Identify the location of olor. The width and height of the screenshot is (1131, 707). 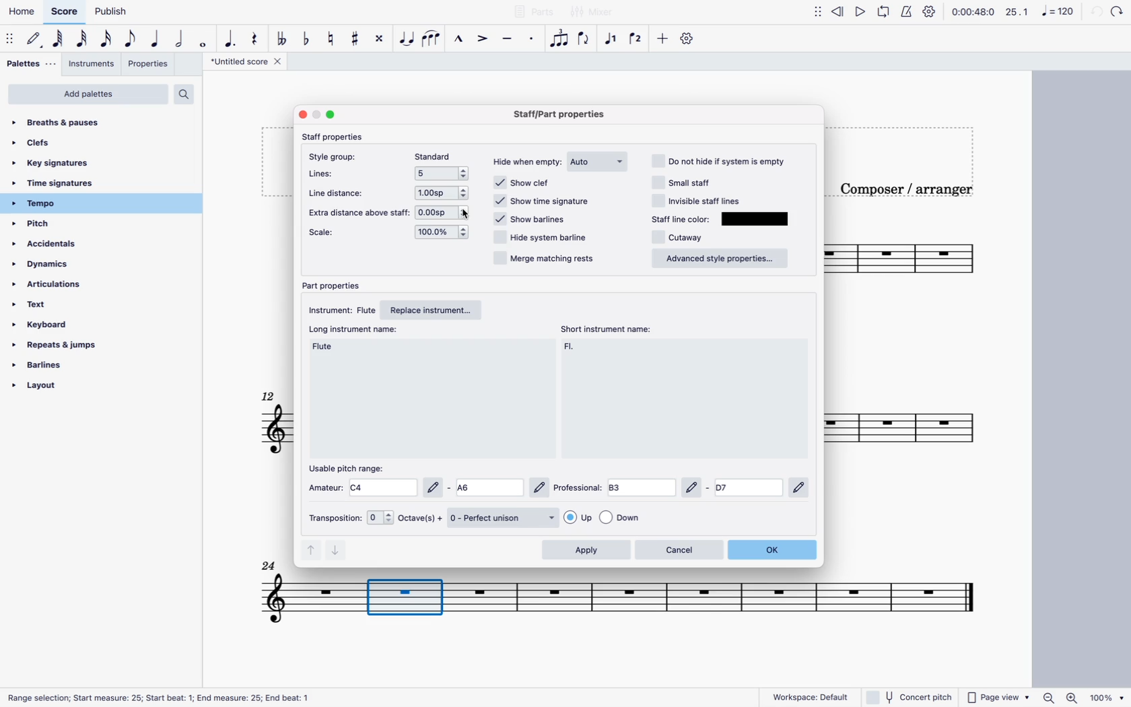
(758, 219).